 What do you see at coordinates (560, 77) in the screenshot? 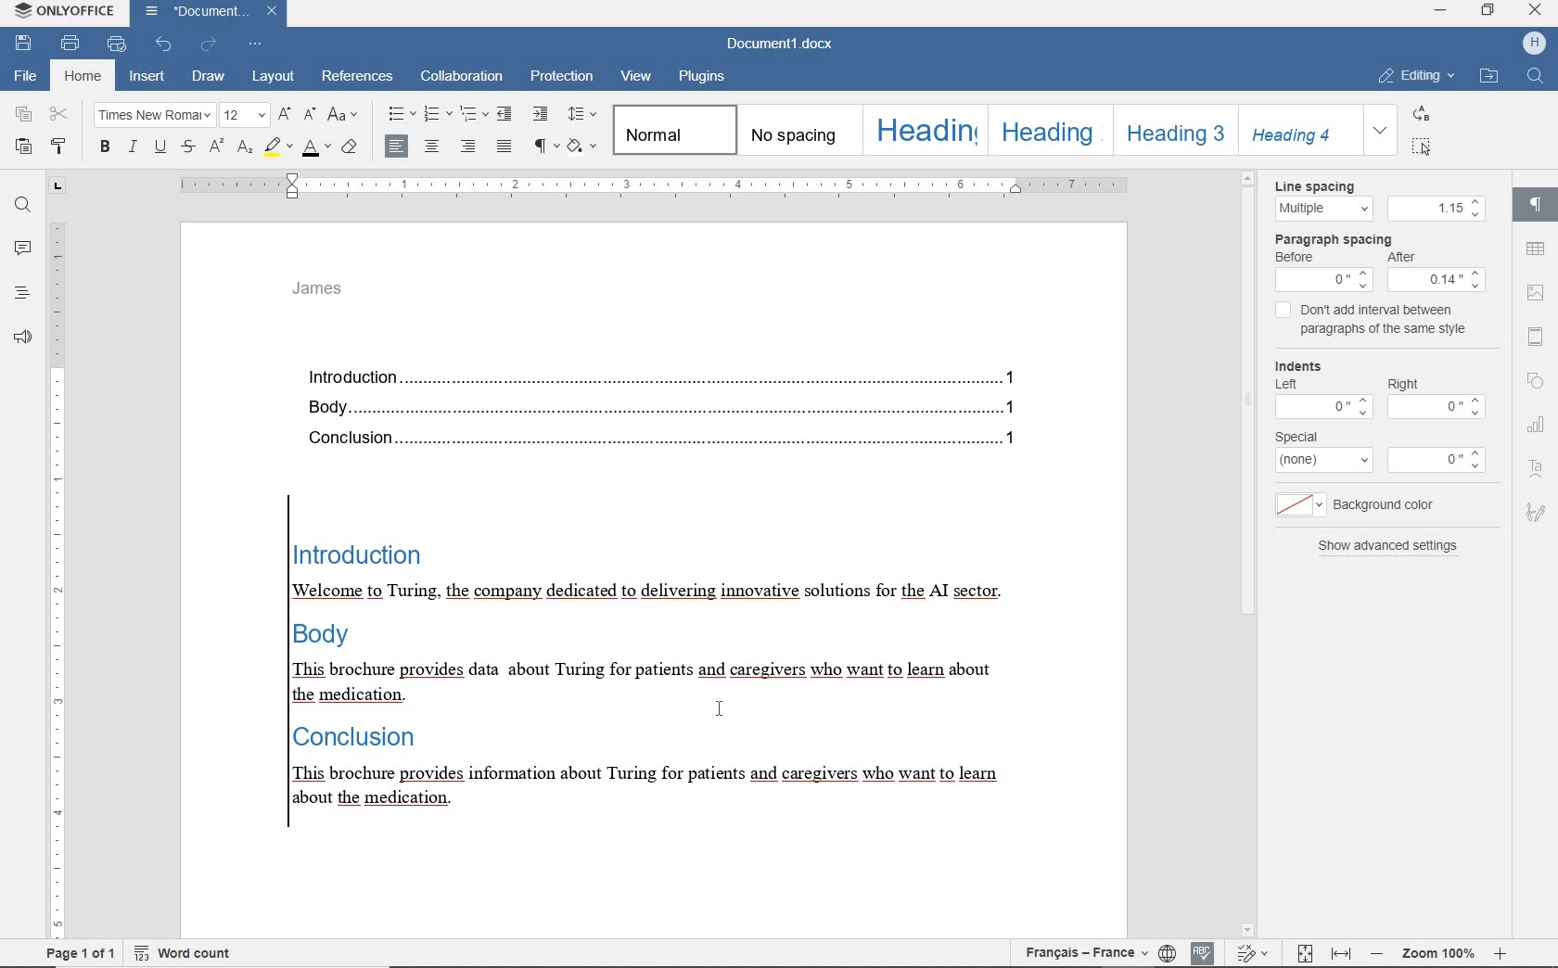
I see `protection` at bounding box center [560, 77].